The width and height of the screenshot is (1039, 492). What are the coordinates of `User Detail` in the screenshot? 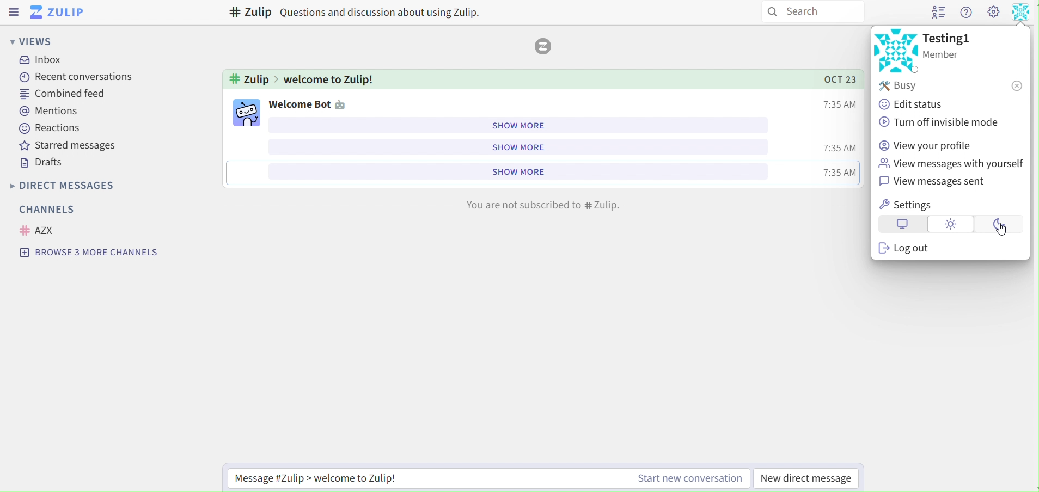 It's located at (1022, 12).